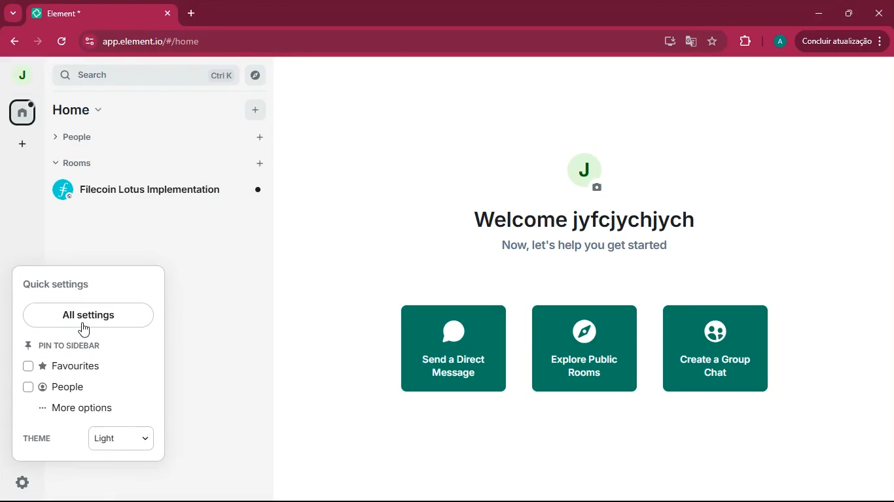 The height and width of the screenshot is (502, 894). I want to click on close, so click(877, 12).